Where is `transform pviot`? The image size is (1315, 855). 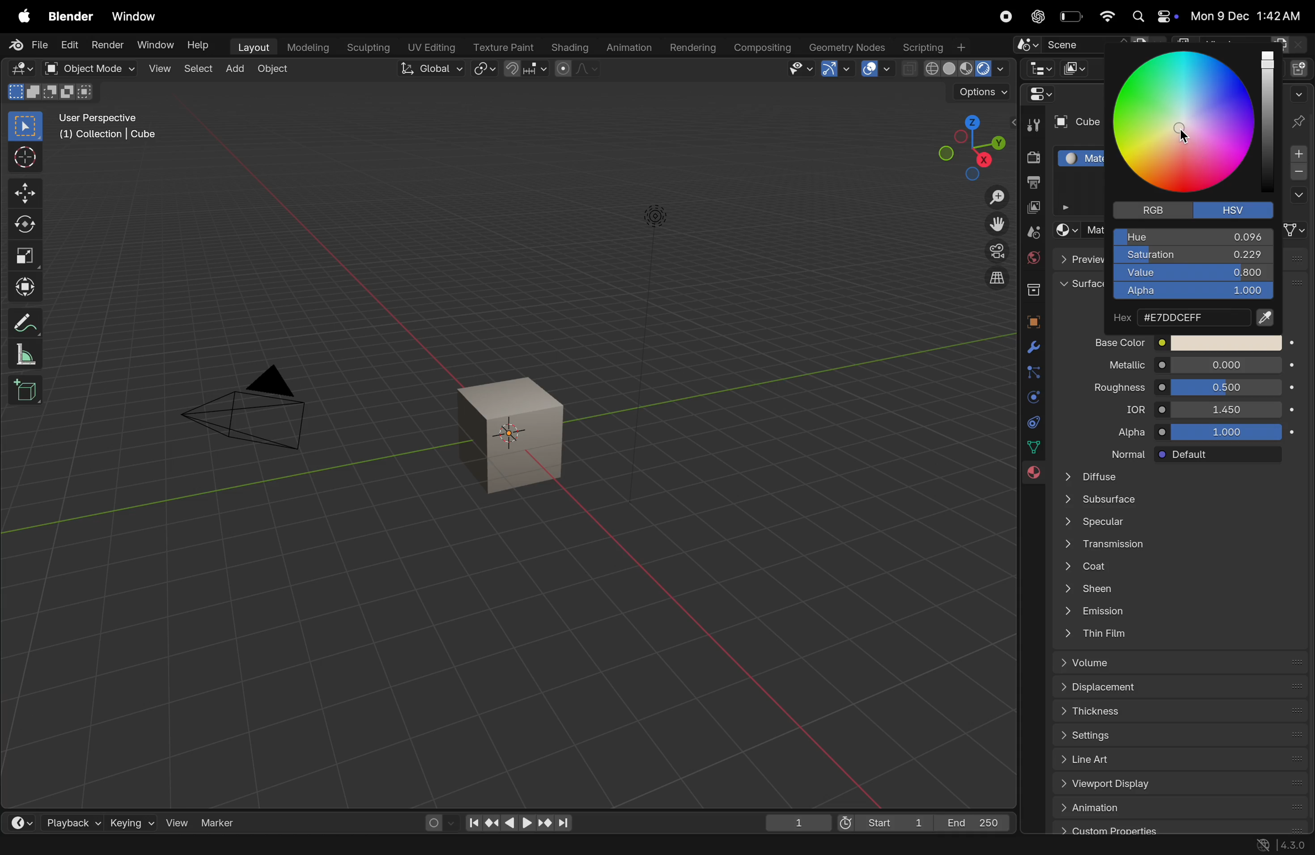 transform pviot is located at coordinates (485, 69).